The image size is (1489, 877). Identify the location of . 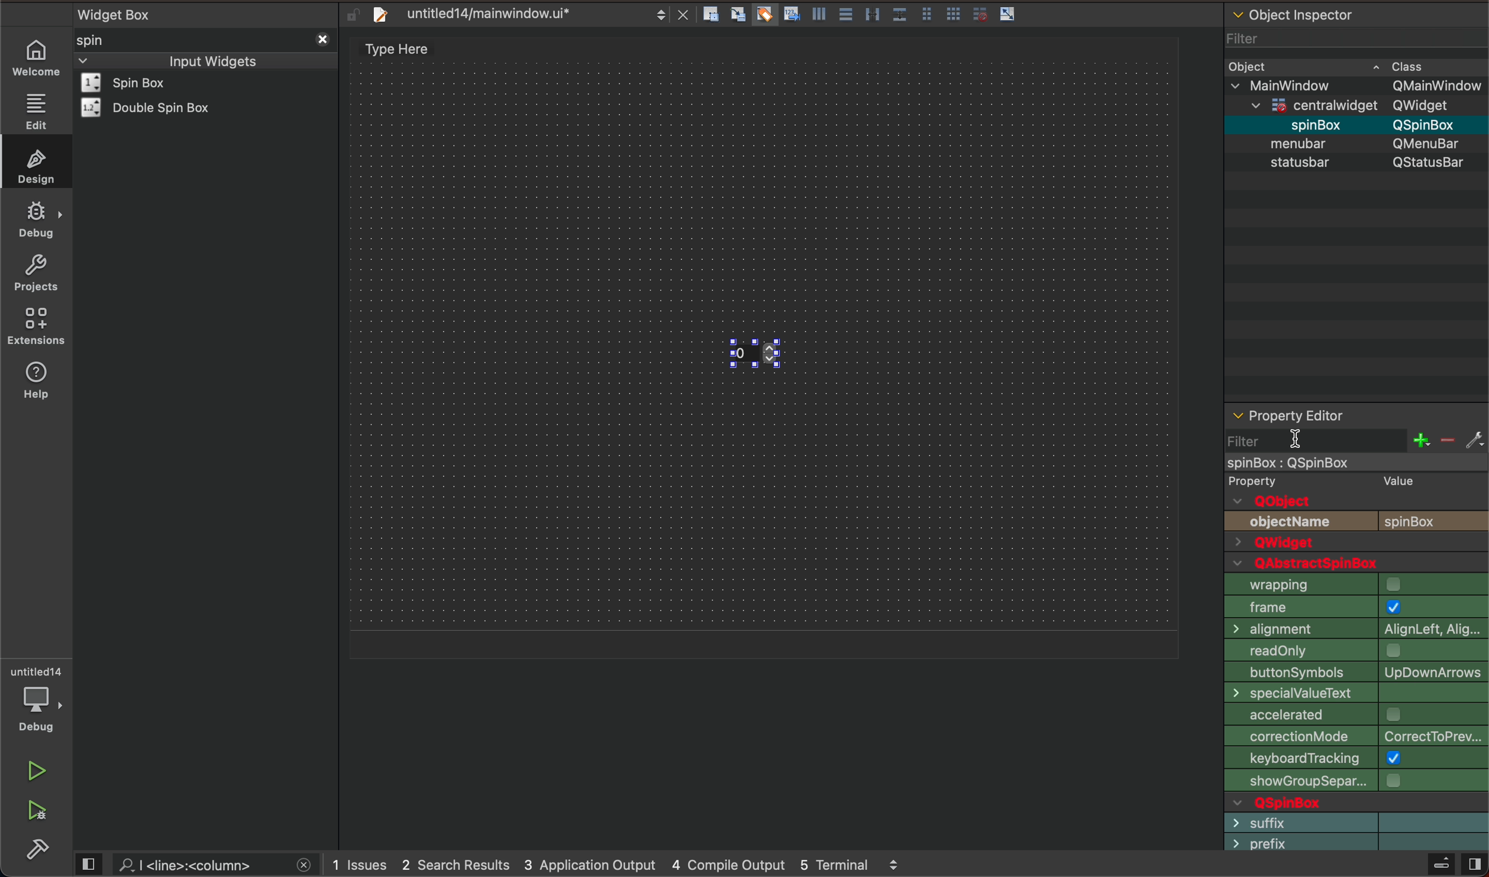
(1430, 105).